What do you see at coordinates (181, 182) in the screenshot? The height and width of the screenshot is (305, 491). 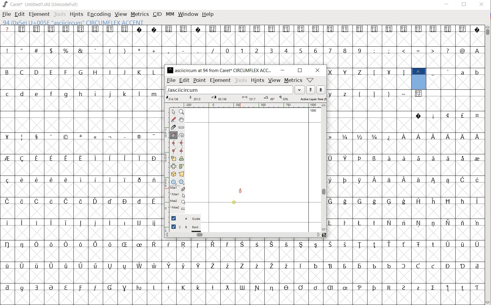 I see `polygon or star` at bounding box center [181, 182].